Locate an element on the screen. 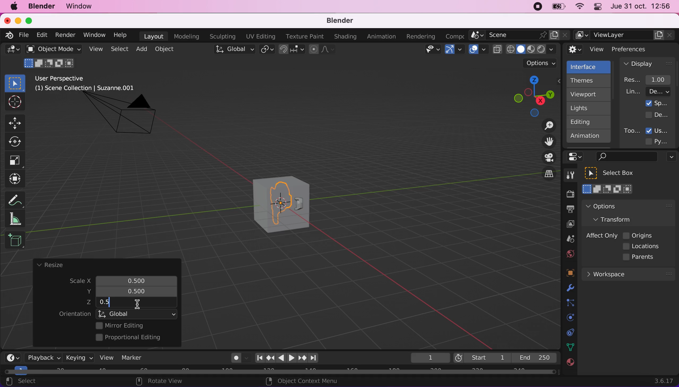 The width and height of the screenshot is (679, 387).  is located at coordinates (14, 102).